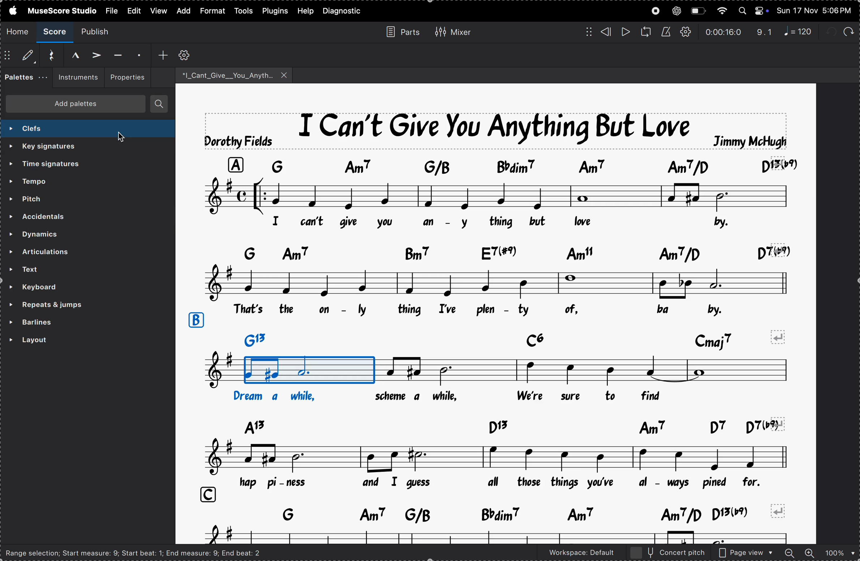 The width and height of the screenshot is (860, 561). I want to click on daignostics, so click(345, 11).